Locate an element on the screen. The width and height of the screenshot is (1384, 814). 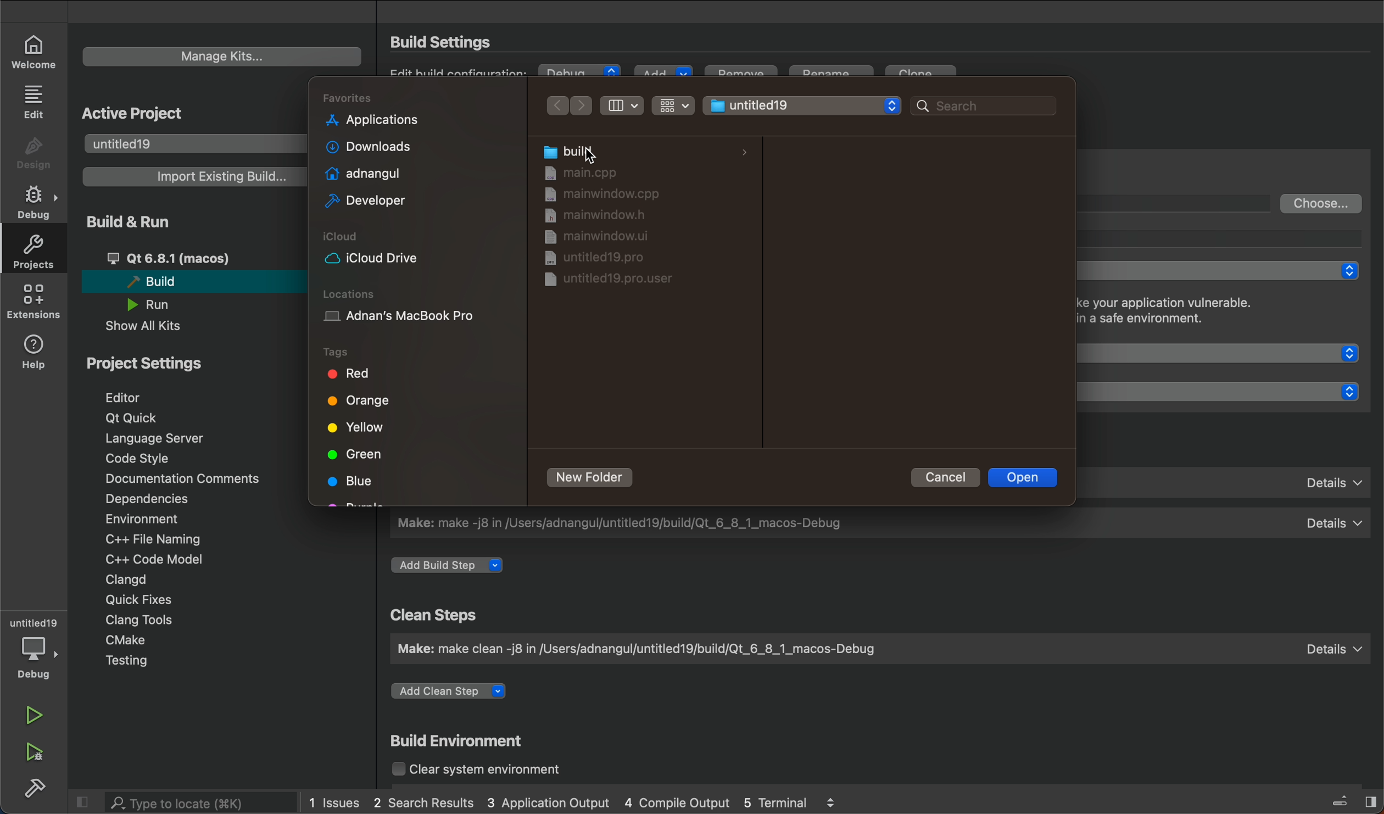
edit build configuration  is located at coordinates (461, 77).